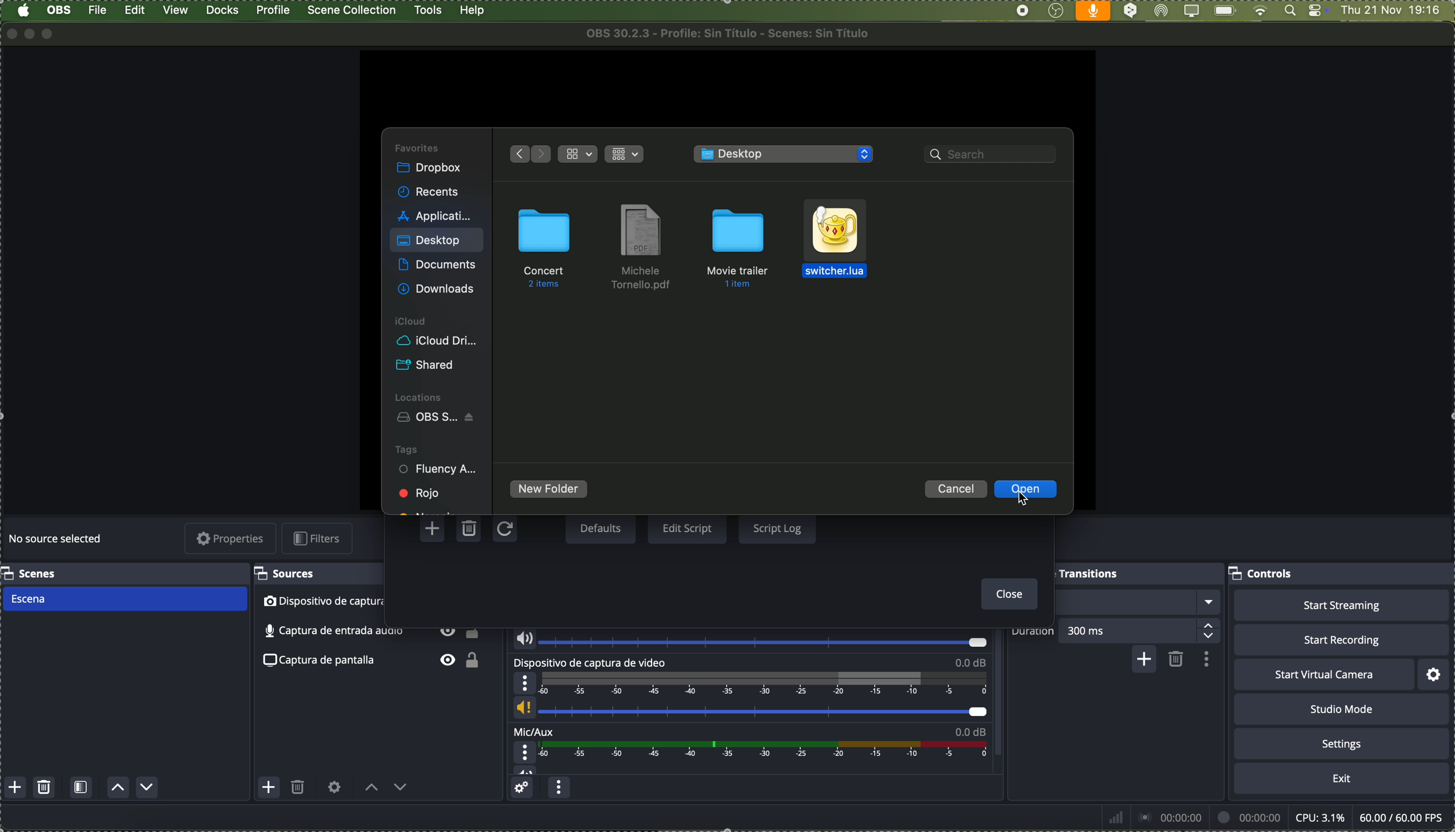  What do you see at coordinates (642, 248) in the screenshot?
I see `file` at bounding box center [642, 248].